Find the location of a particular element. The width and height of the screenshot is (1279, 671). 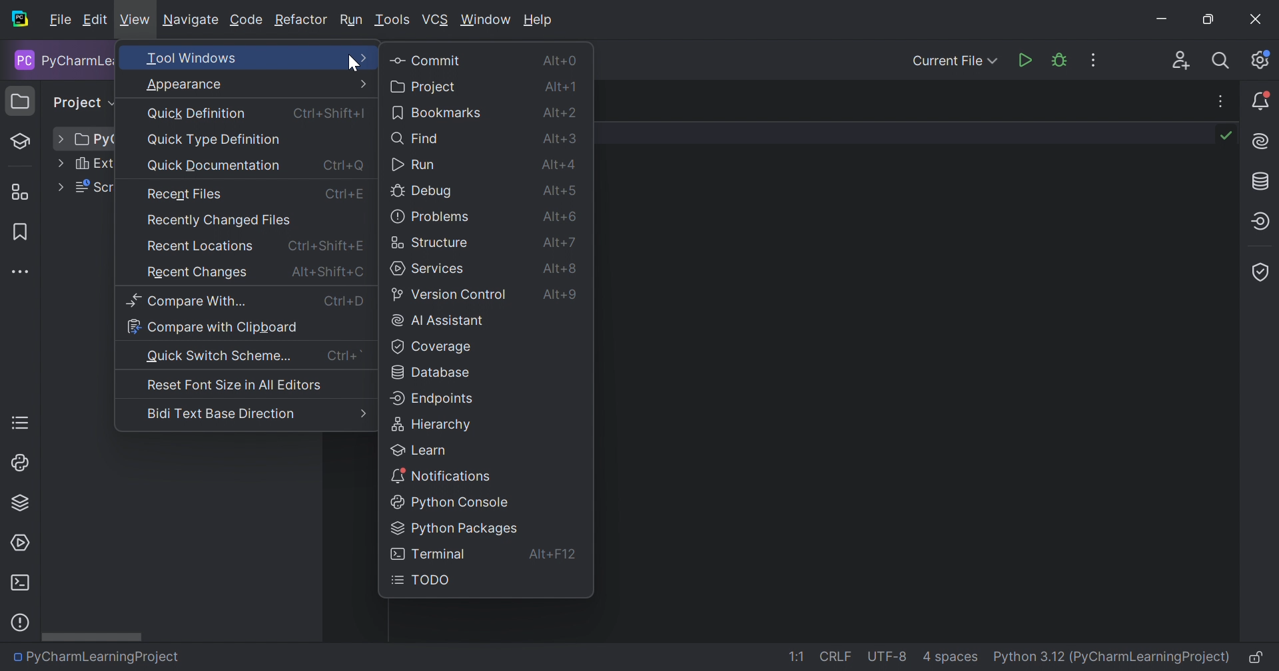

Commit is located at coordinates (425, 59).